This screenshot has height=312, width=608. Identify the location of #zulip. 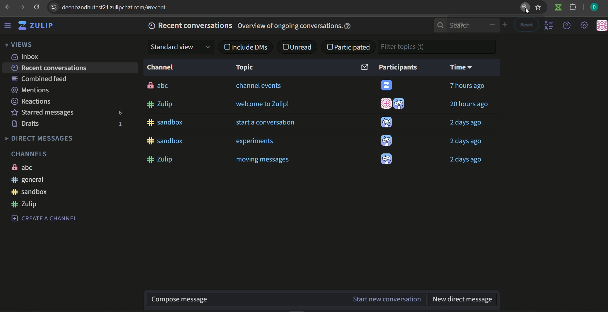
(162, 105).